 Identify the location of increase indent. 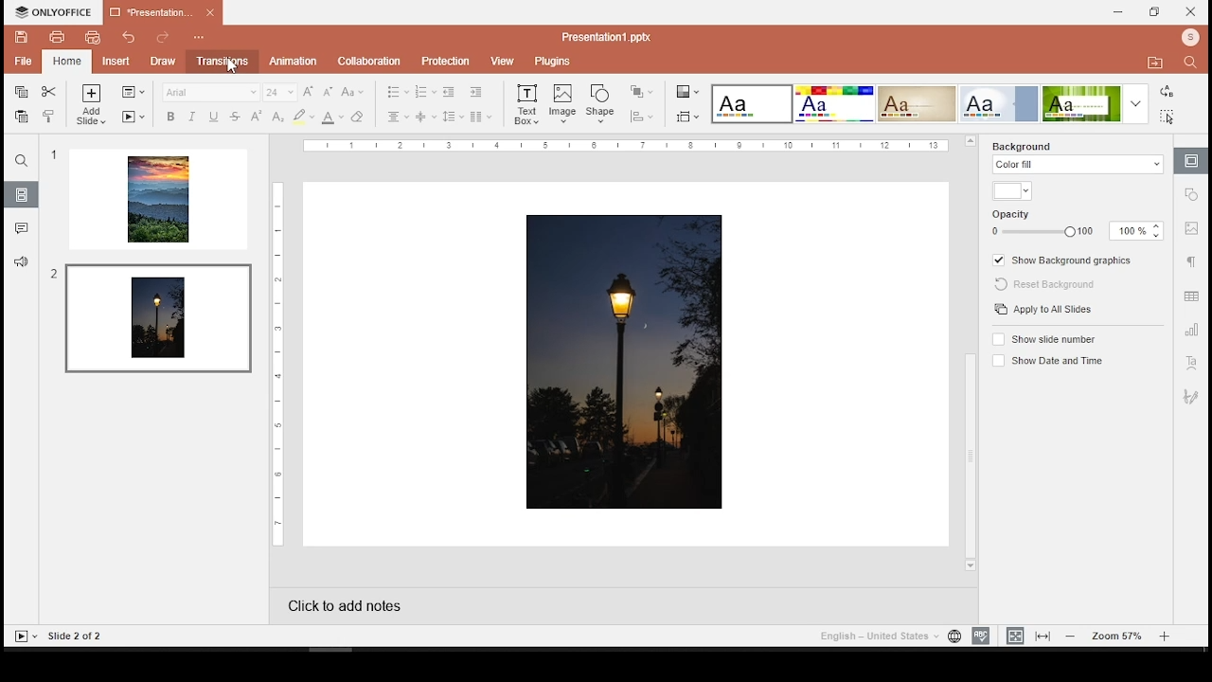
(476, 92).